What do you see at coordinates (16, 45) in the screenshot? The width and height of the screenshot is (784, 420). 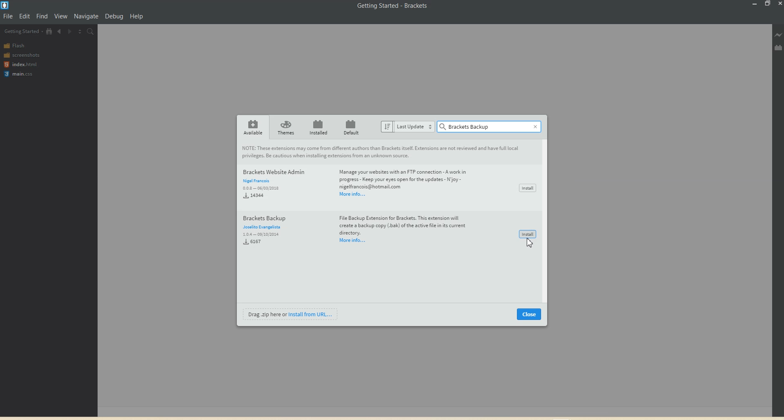 I see `Flash` at bounding box center [16, 45].